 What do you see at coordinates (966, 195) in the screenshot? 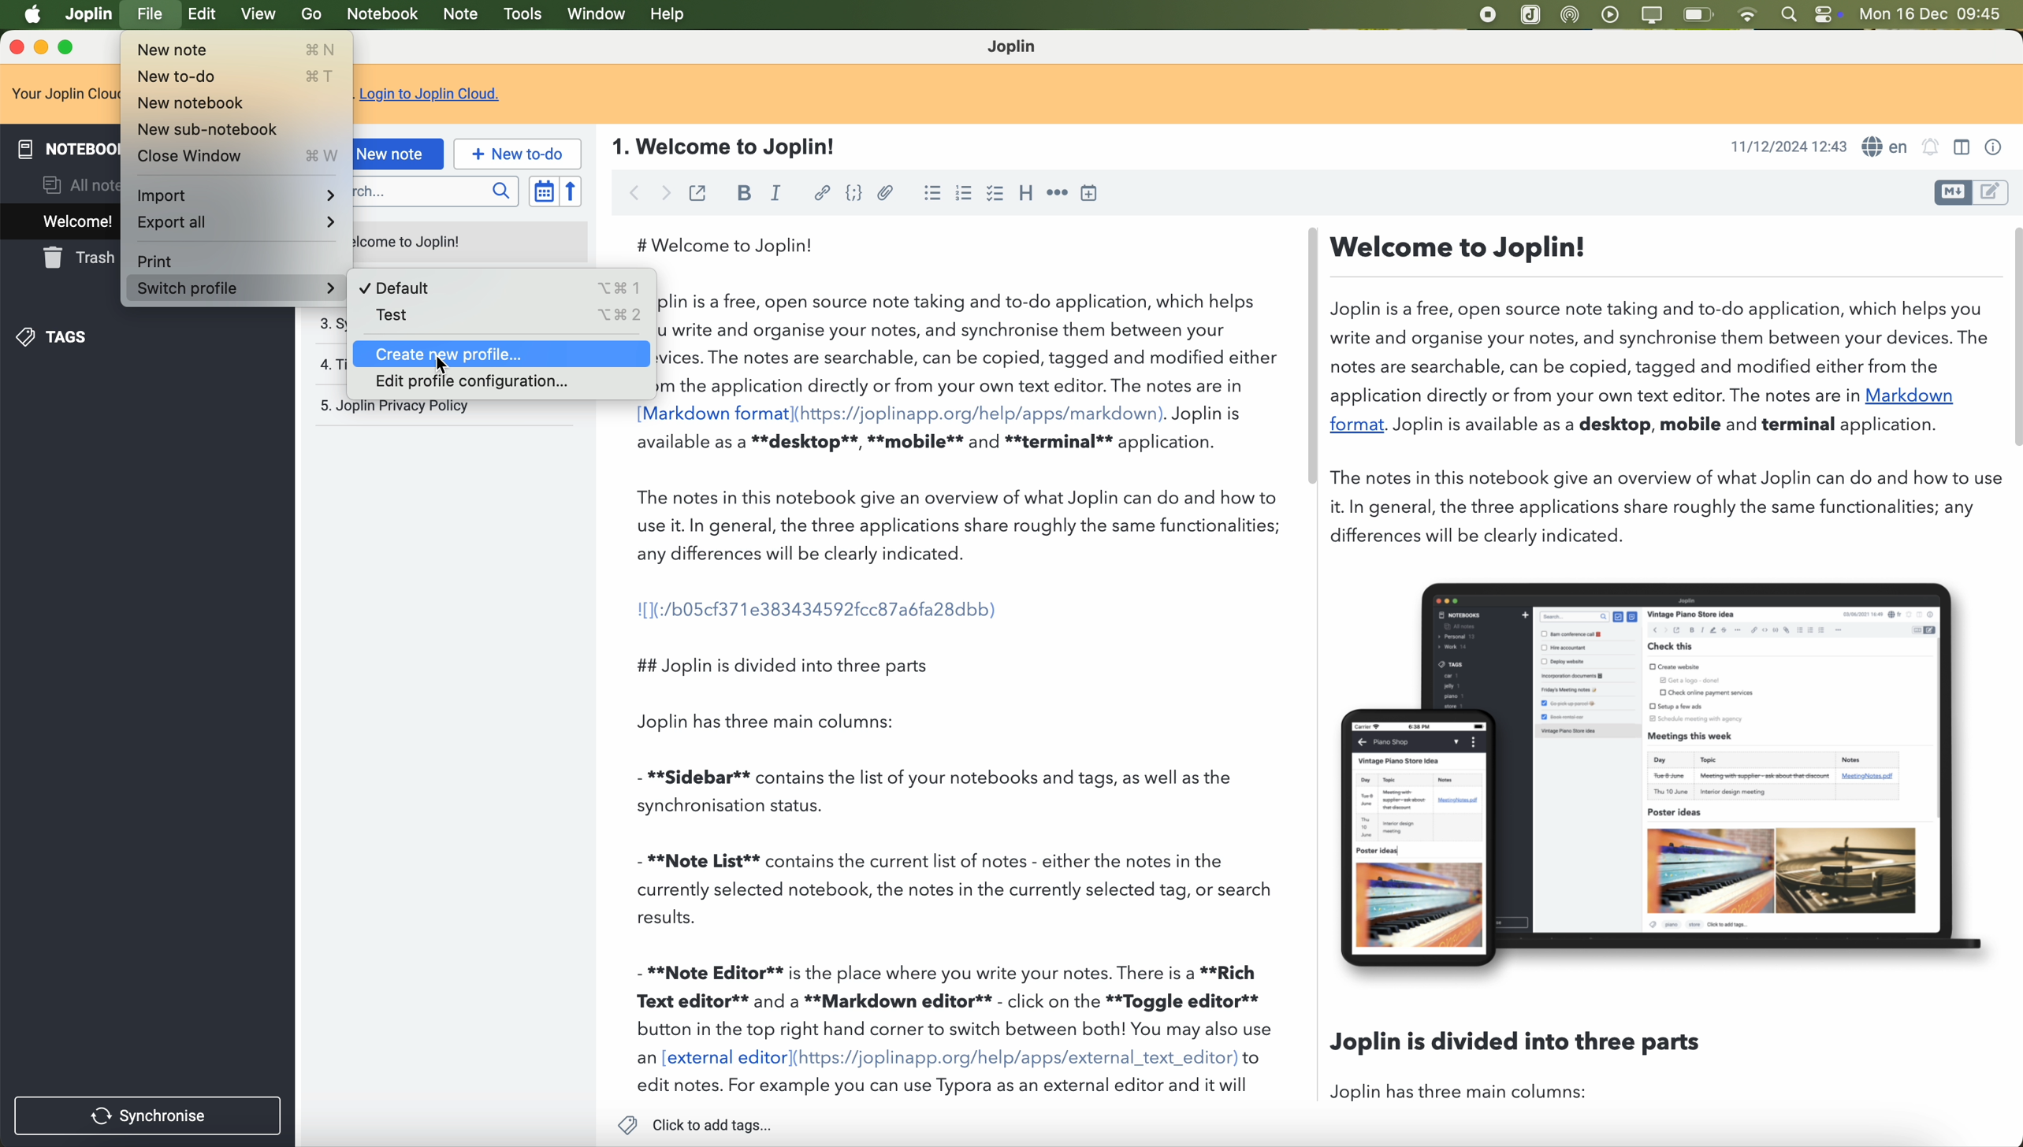
I see `numbered list` at bounding box center [966, 195].